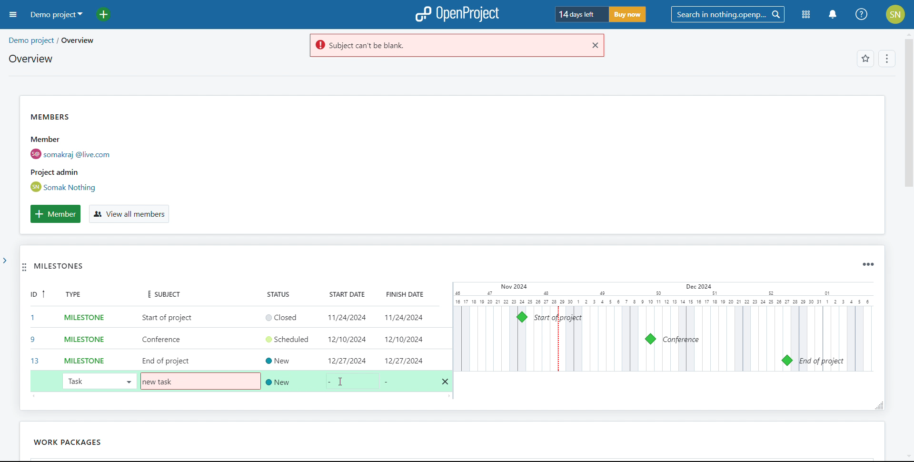 This screenshot has height=462, width=914. I want to click on help, so click(862, 14).